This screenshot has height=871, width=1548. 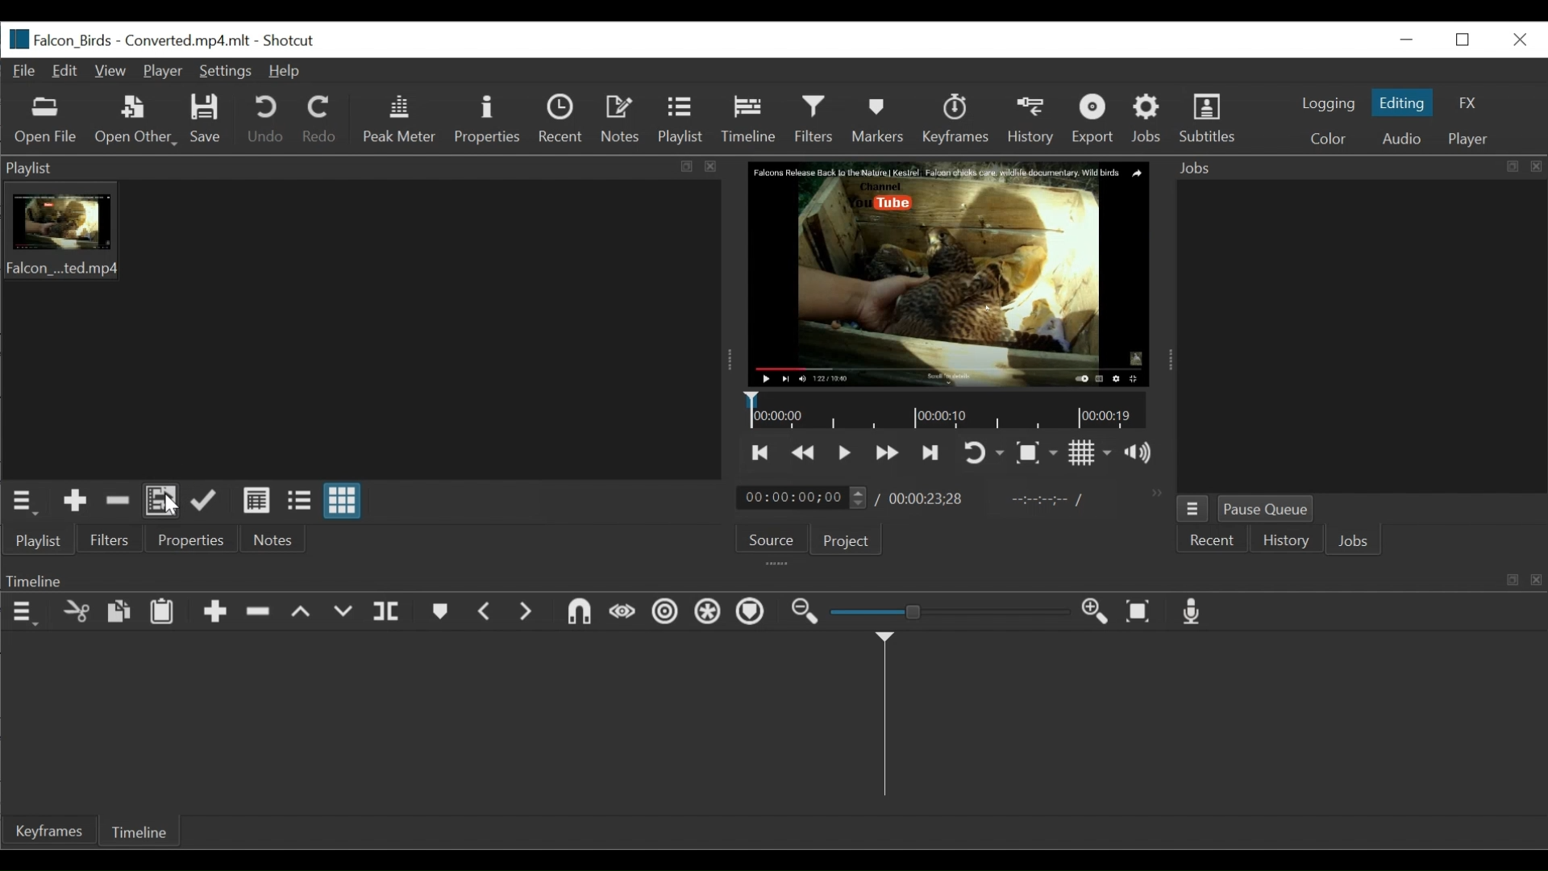 What do you see at coordinates (76, 613) in the screenshot?
I see `Cut` at bounding box center [76, 613].